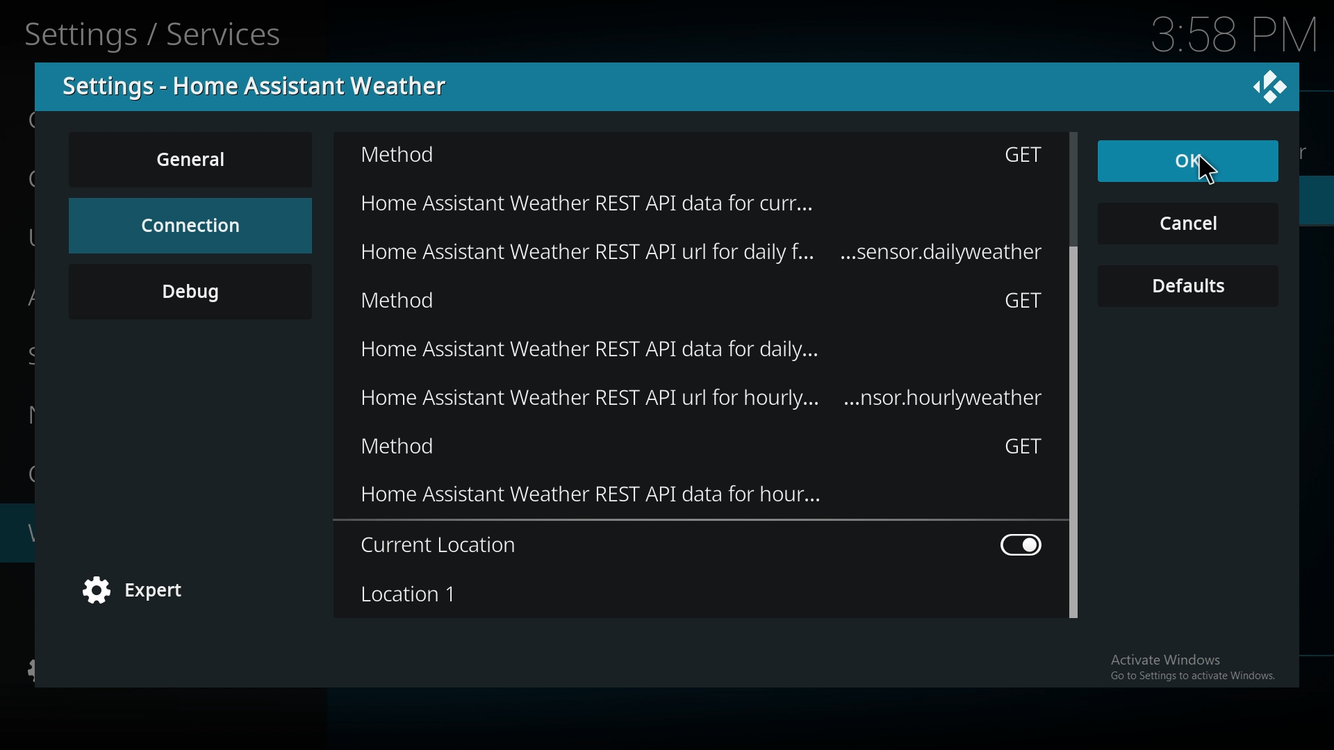 The image size is (1334, 750). What do you see at coordinates (190, 291) in the screenshot?
I see `debug` at bounding box center [190, 291].